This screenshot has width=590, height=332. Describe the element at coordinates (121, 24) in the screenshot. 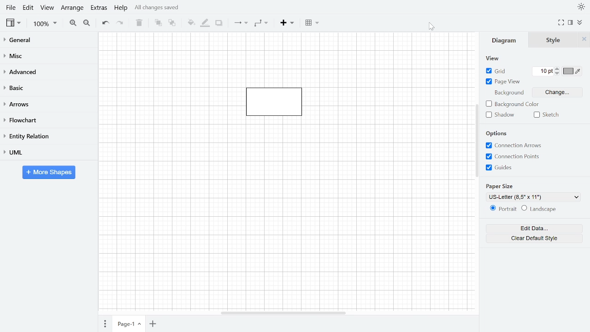

I see `redo` at that location.